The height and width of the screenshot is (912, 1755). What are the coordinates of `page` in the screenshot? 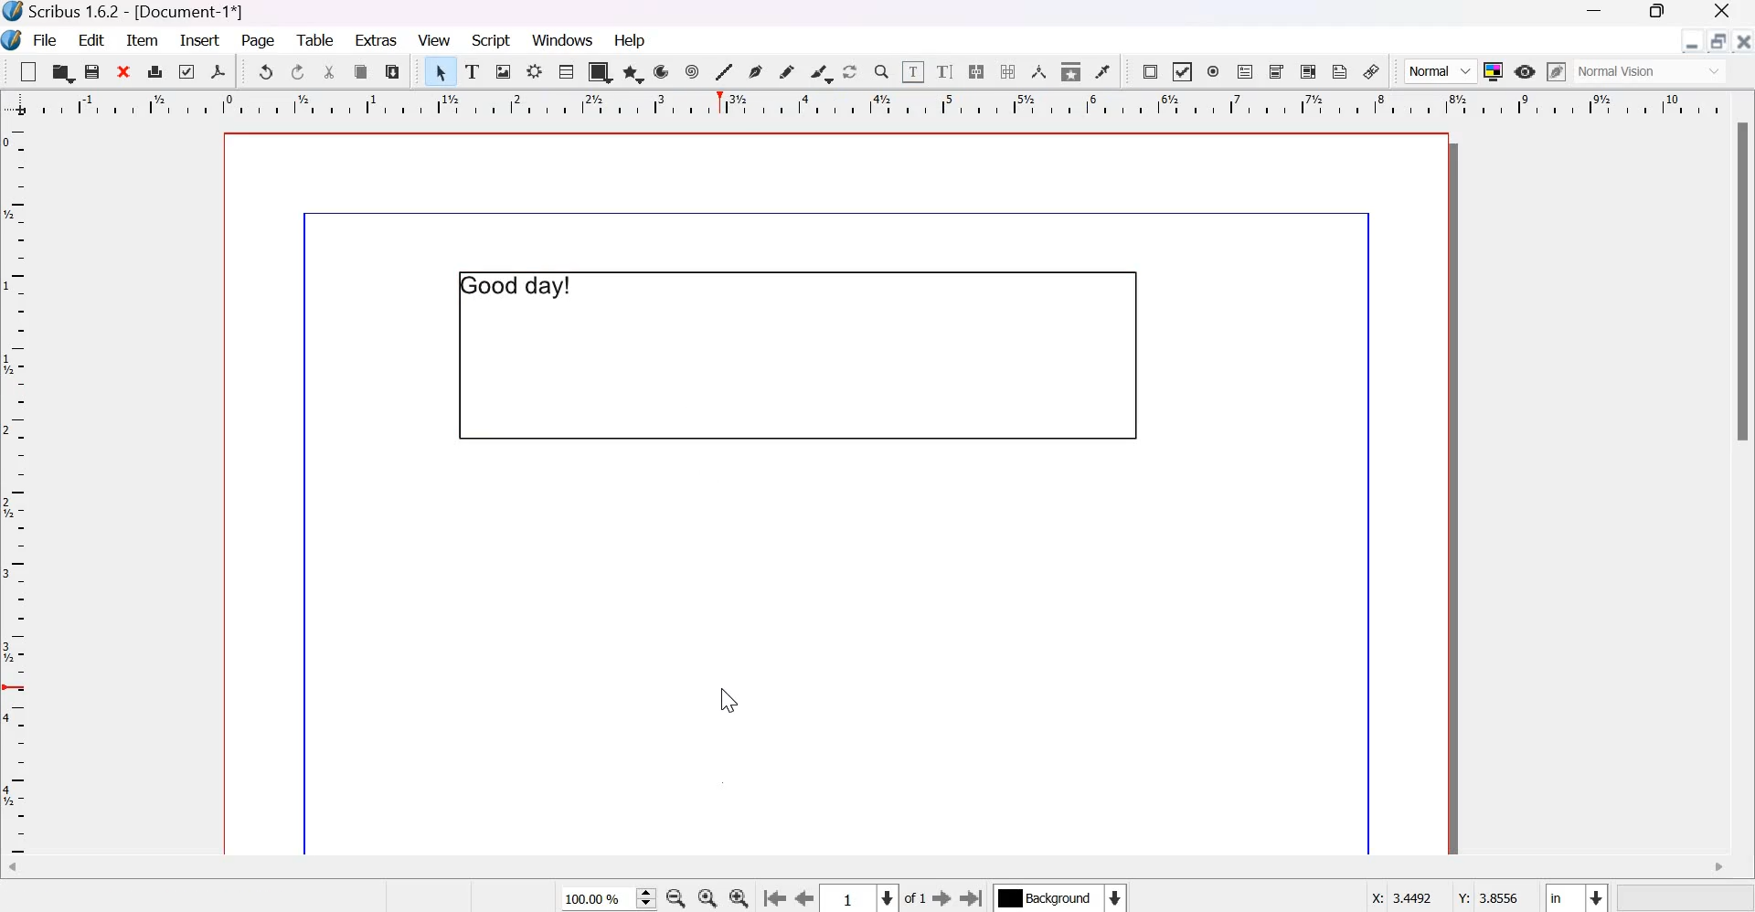 It's located at (260, 42).